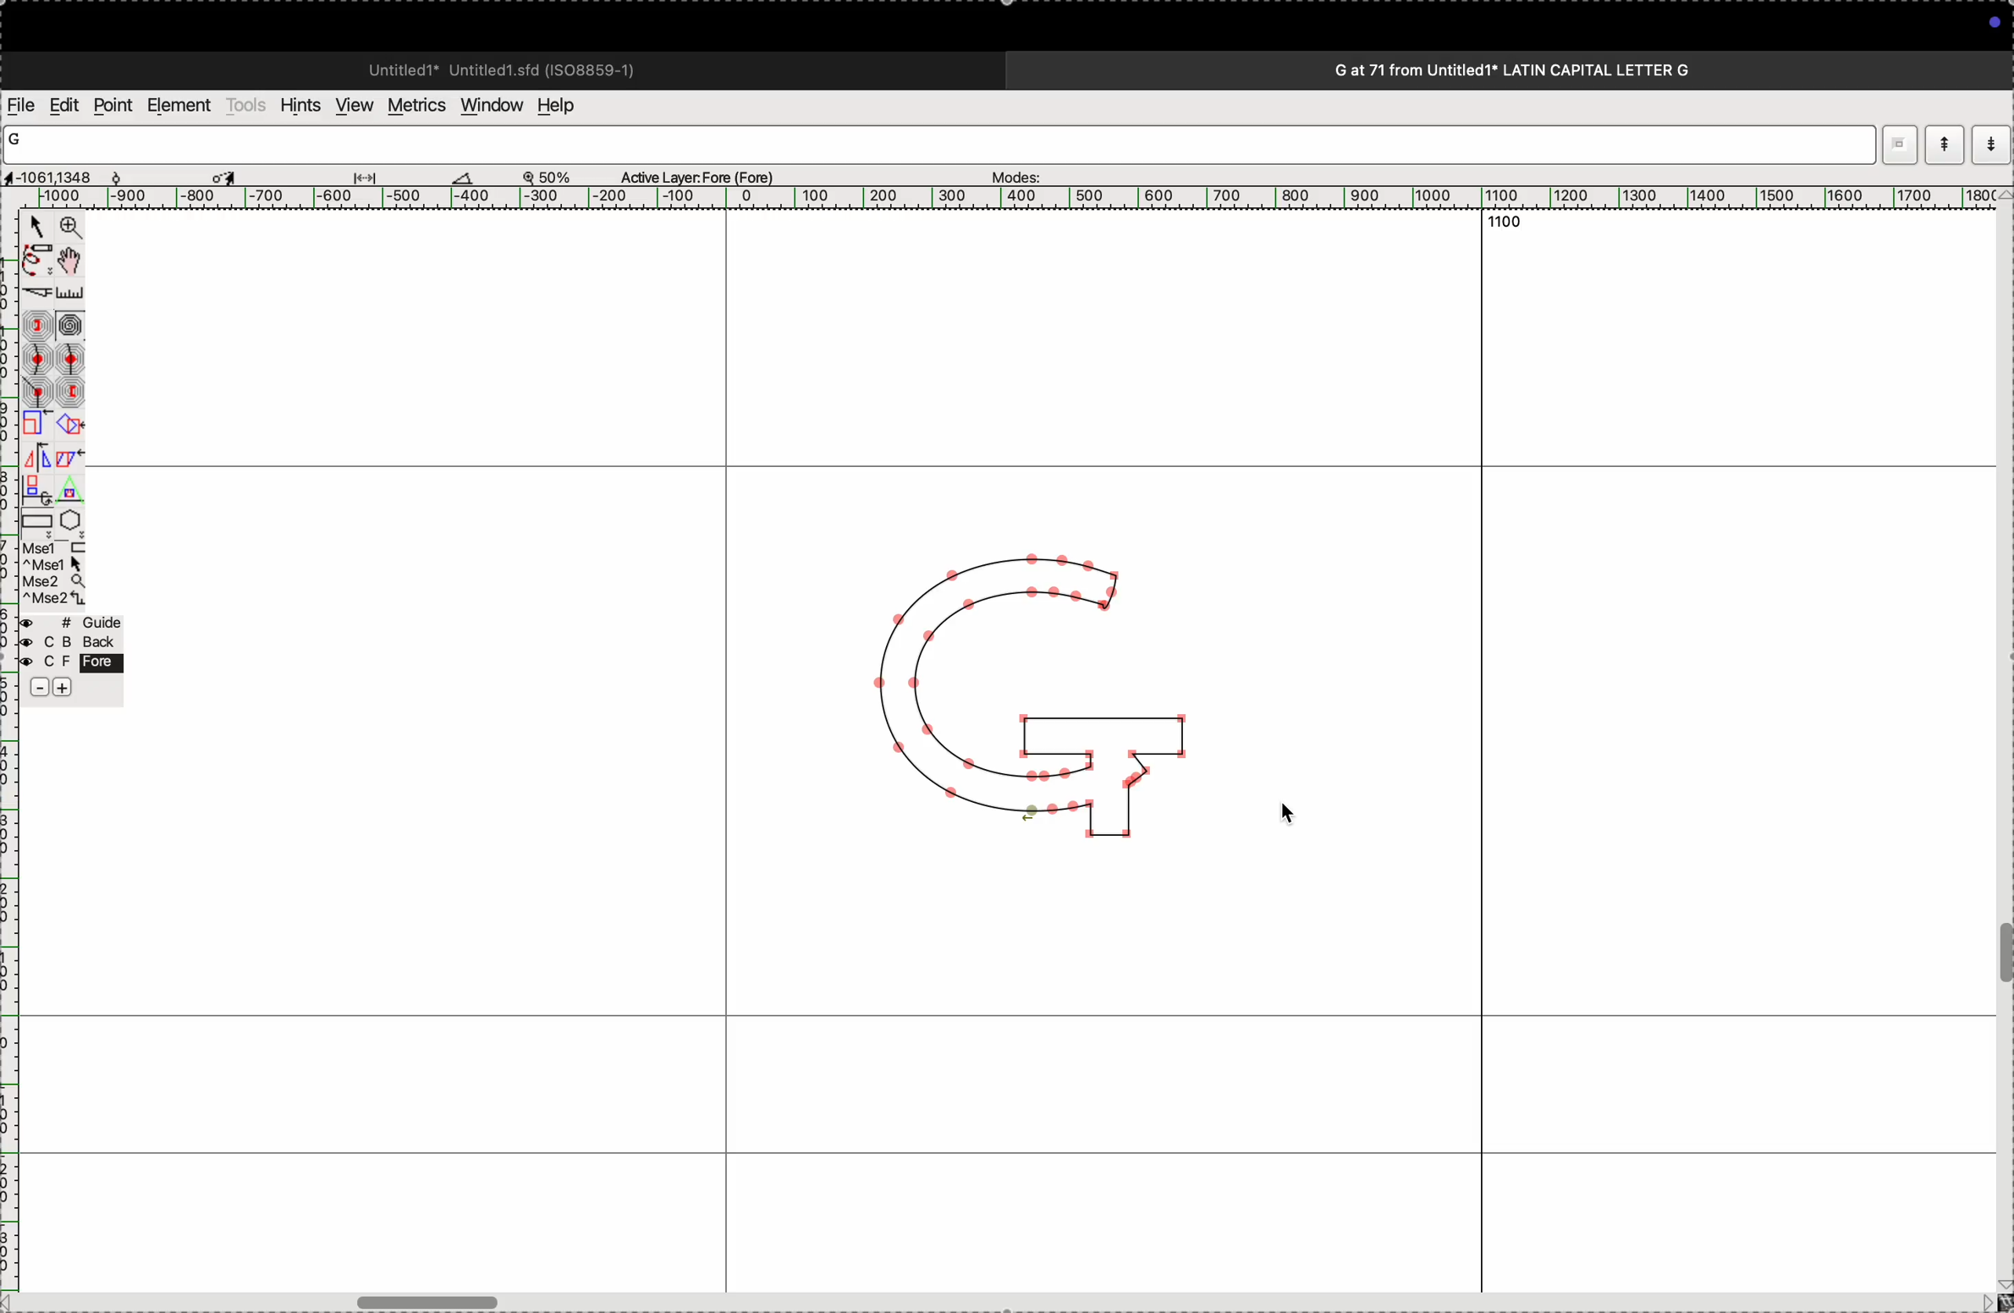 The height and width of the screenshot is (1313, 2014). I want to click on 1100, so click(1509, 226).